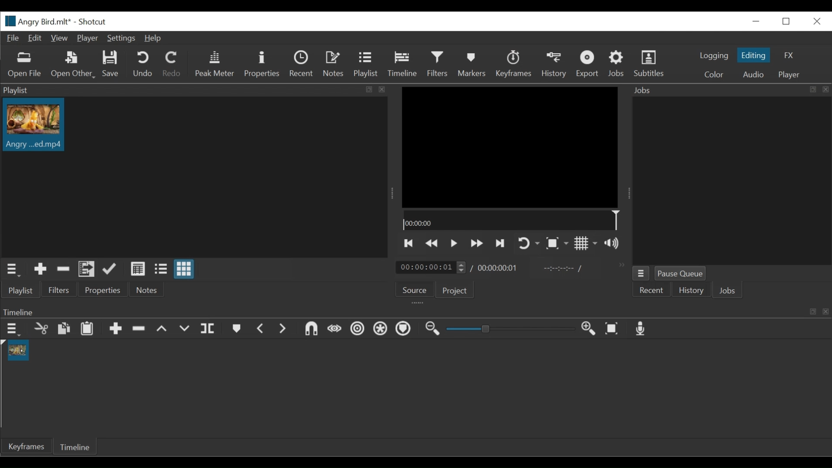 The width and height of the screenshot is (832, 468). I want to click on Overwrite, so click(185, 330).